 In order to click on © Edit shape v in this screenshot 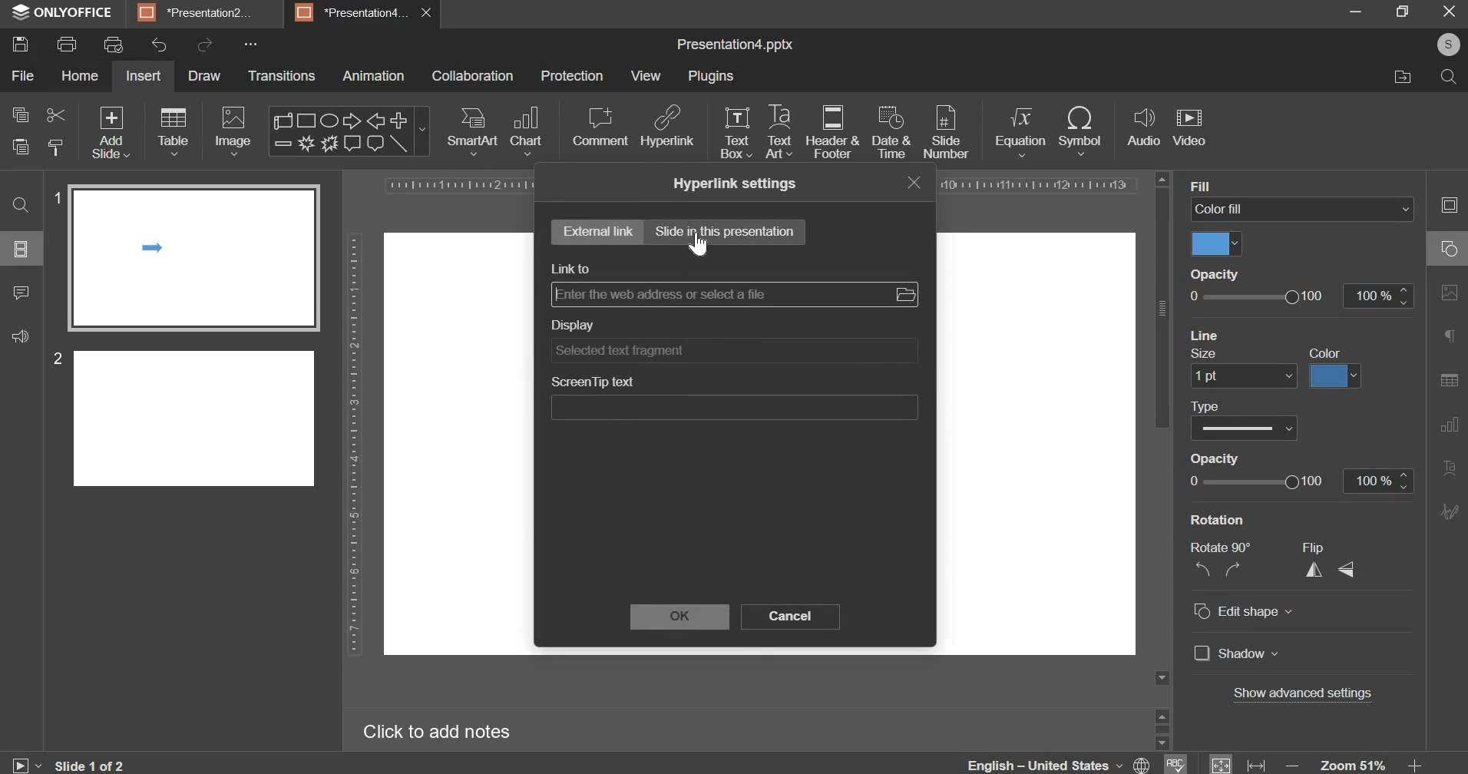, I will do `click(1245, 614)`.